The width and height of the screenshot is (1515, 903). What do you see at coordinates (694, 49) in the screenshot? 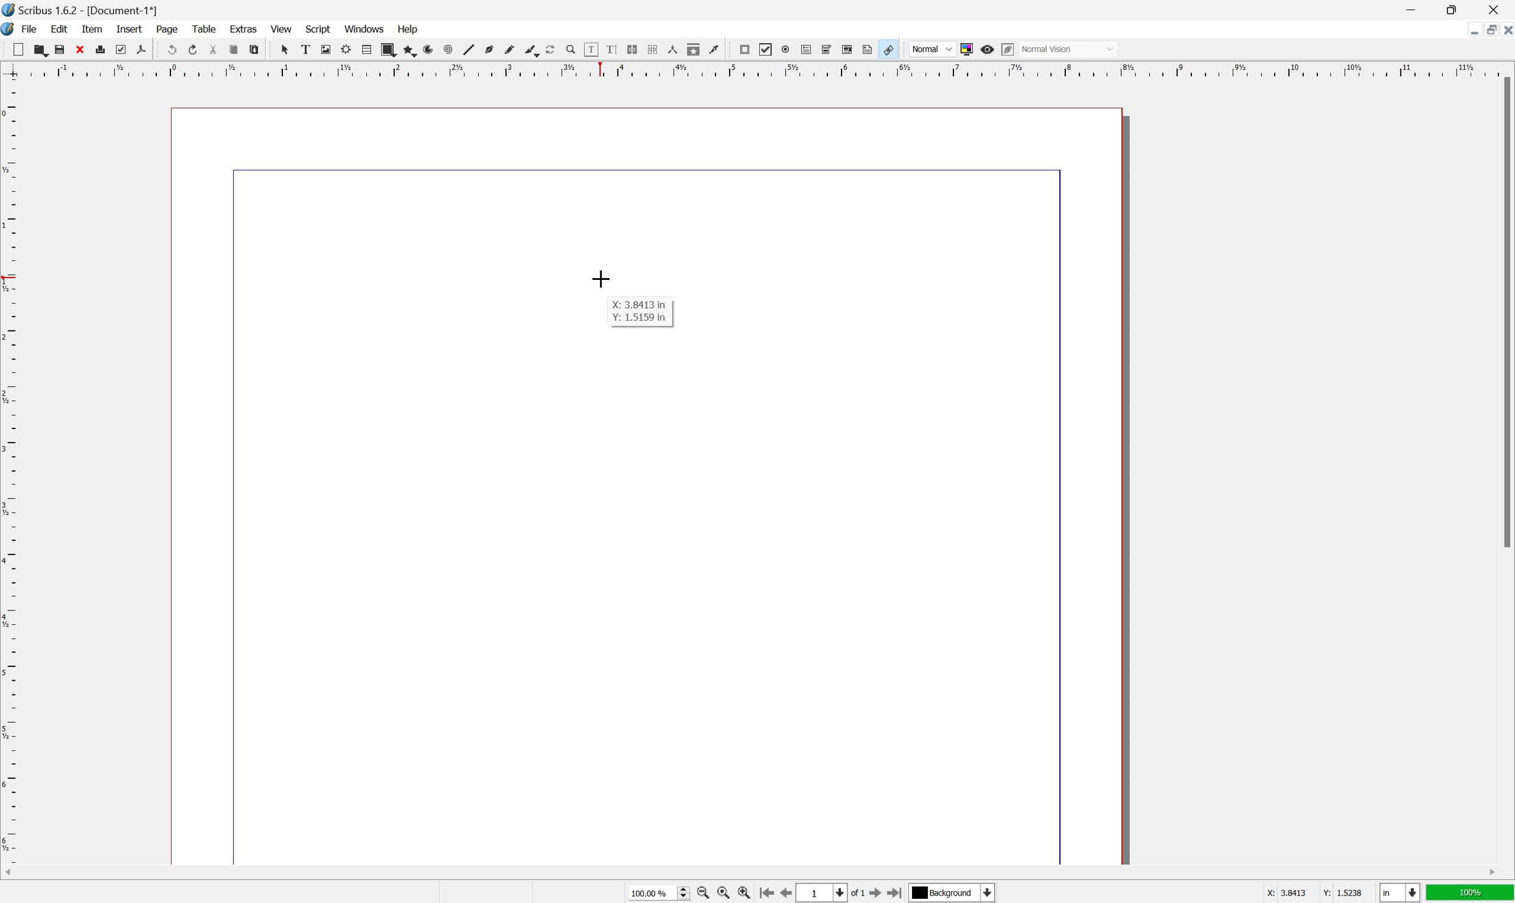
I see `copy item properties` at bounding box center [694, 49].